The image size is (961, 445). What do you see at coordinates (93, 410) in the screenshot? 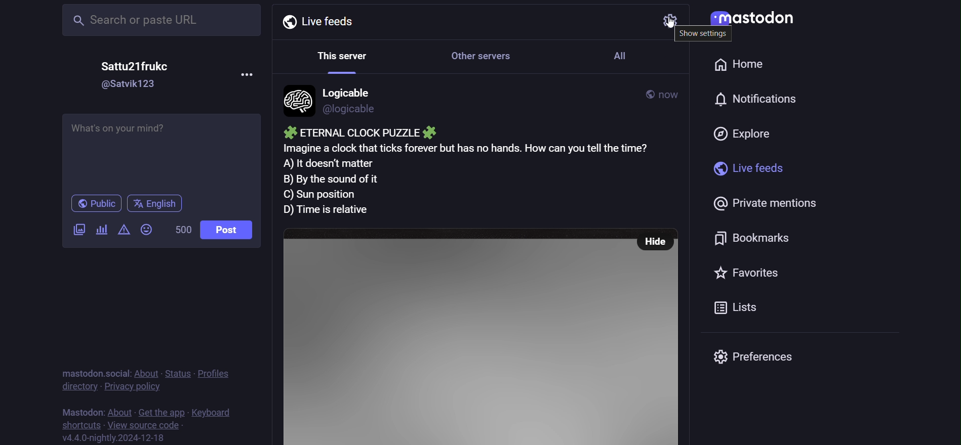
I see `mastodon social` at bounding box center [93, 410].